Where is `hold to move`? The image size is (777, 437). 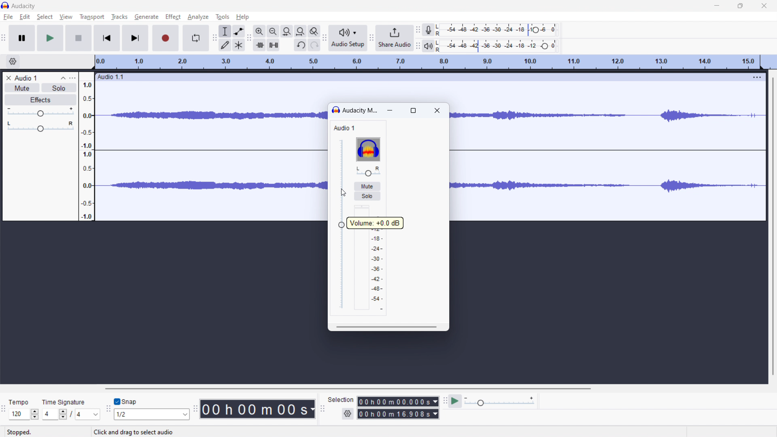 hold to move is located at coordinates (421, 76).